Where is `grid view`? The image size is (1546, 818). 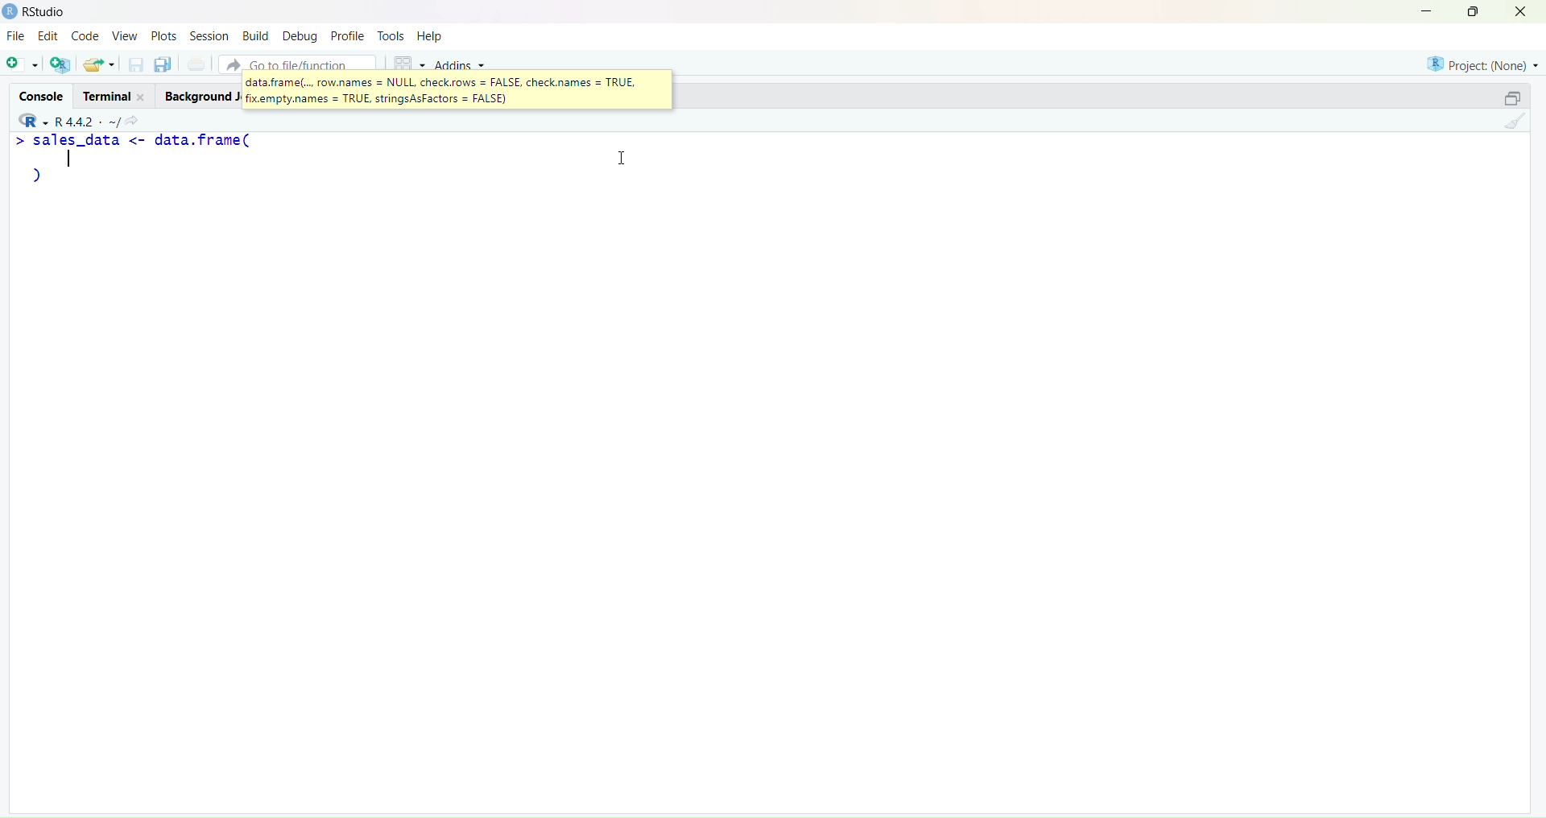 grid view is located at coordinates (404, 61).